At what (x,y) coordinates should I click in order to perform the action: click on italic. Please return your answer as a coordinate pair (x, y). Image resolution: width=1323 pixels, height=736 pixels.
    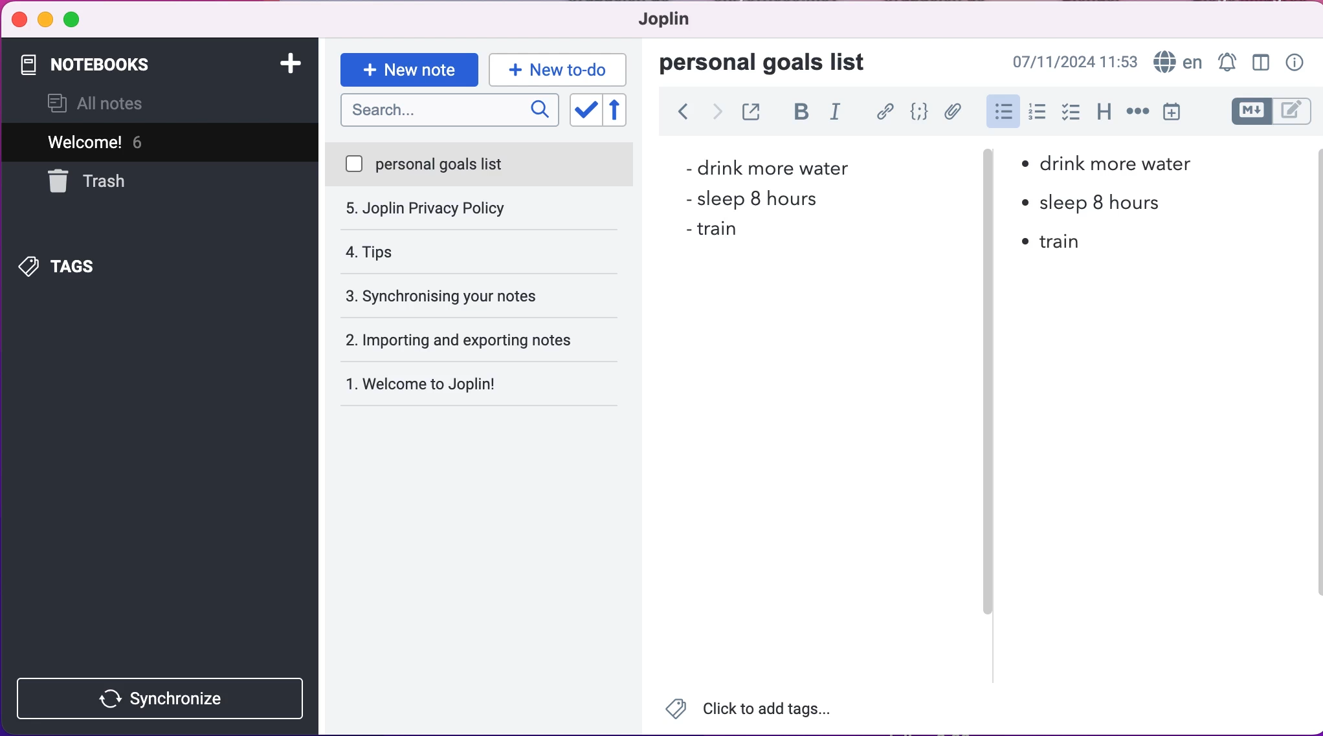
    Looking at the image, I should click on (838, 115).